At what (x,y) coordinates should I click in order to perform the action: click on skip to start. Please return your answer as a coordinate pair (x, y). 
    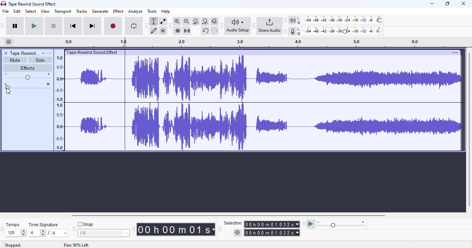
    Looking at the image, I should click on (74, 26).